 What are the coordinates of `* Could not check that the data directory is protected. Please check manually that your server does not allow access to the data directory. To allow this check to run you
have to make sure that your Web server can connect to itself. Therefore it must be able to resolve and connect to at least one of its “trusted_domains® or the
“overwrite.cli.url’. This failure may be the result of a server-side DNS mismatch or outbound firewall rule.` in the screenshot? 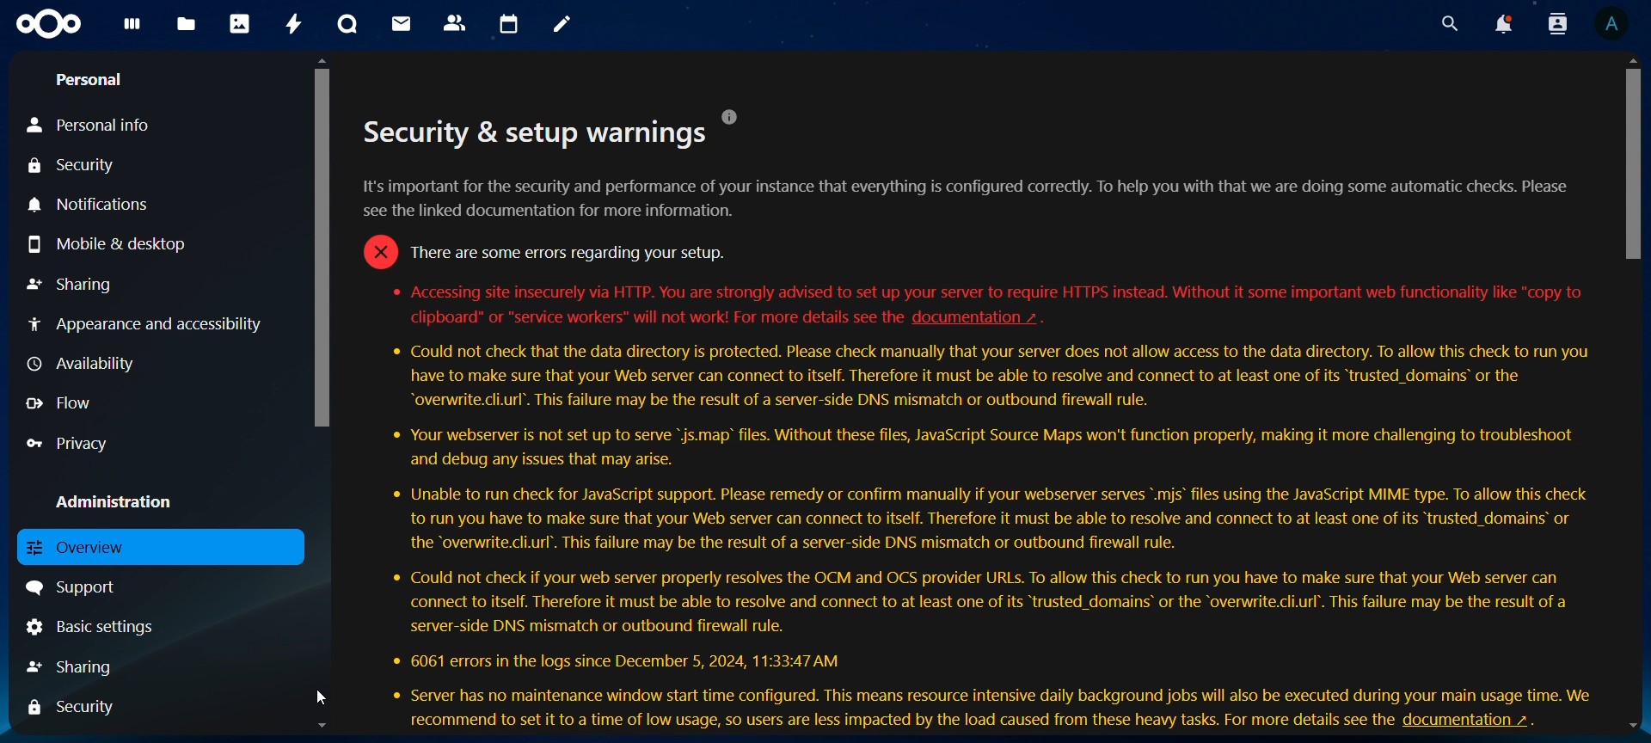 It's located at (997, 377).